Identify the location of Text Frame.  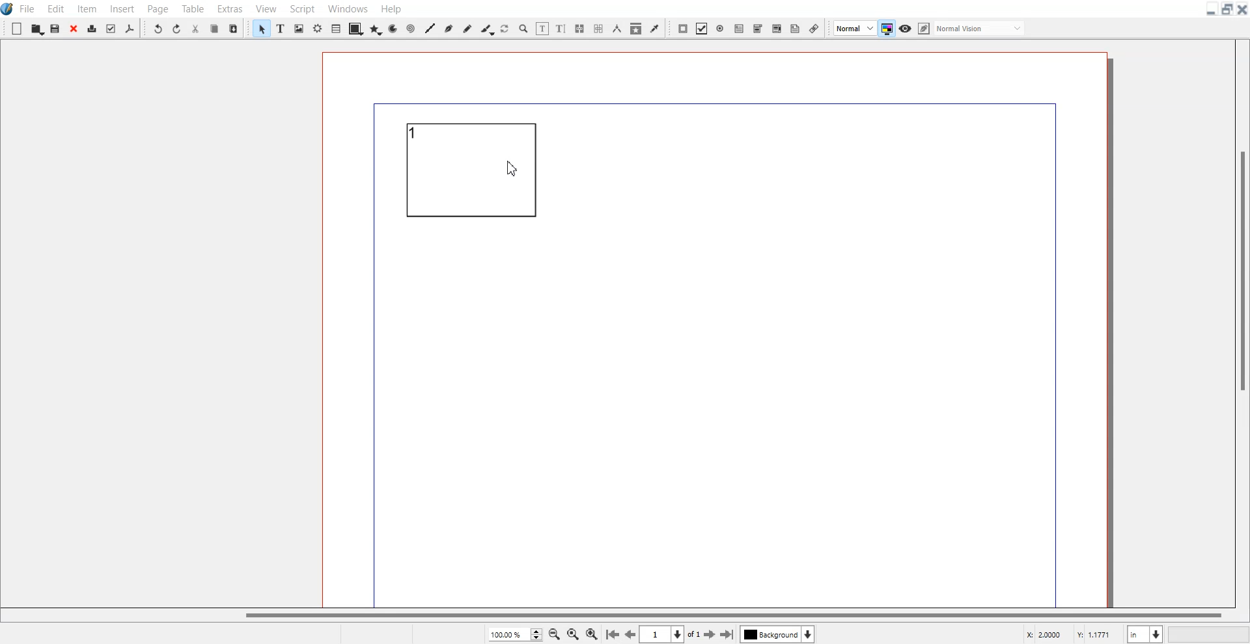
(477, 177).